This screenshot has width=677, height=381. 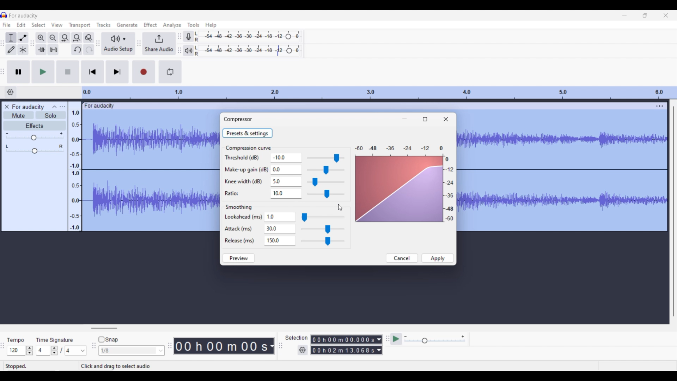 What do you see at coordinates (11, 38) in the screenshot?
I see `Selection tool` at bounding box center [11, 38].